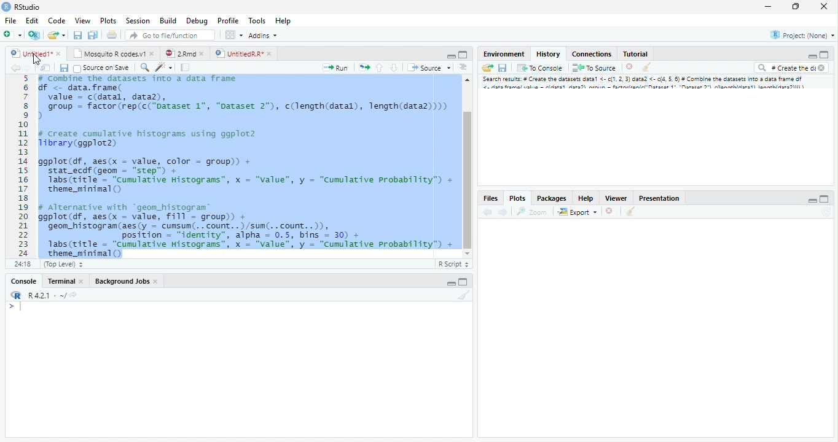  What do you see at coordinates (56, 21) in the screenshot?
I see `Code` at bounding box center [56, 21].